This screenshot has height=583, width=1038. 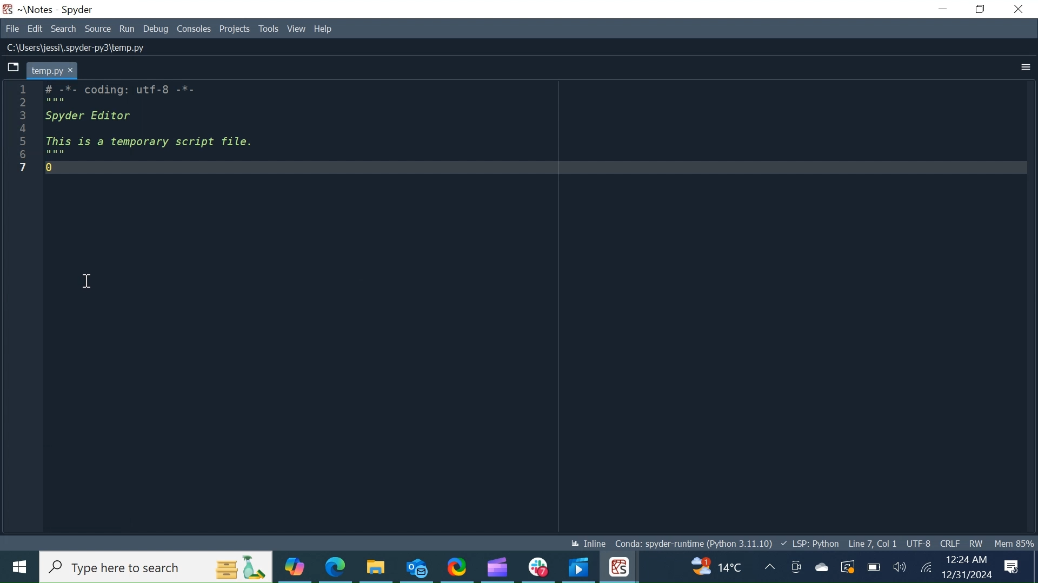 I want to click on Slack Desktop Icon, so click(x=538, y=566).